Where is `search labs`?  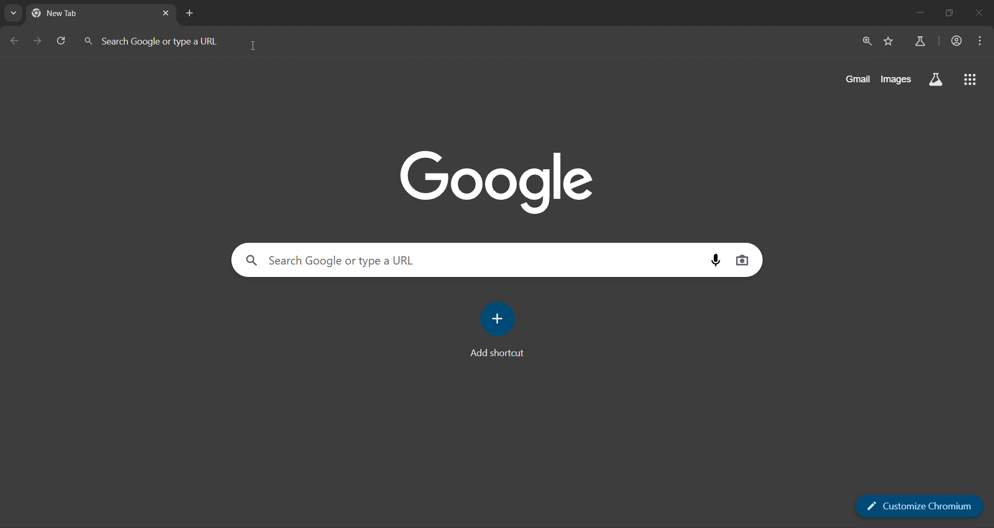 search labs is located at coordinates (919, 41).